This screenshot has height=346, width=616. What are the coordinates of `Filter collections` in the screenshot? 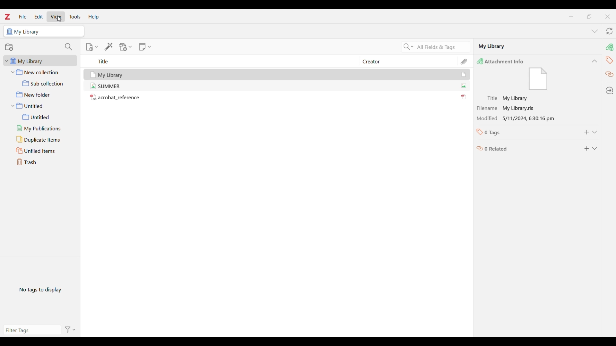 It's located at (68, 47).